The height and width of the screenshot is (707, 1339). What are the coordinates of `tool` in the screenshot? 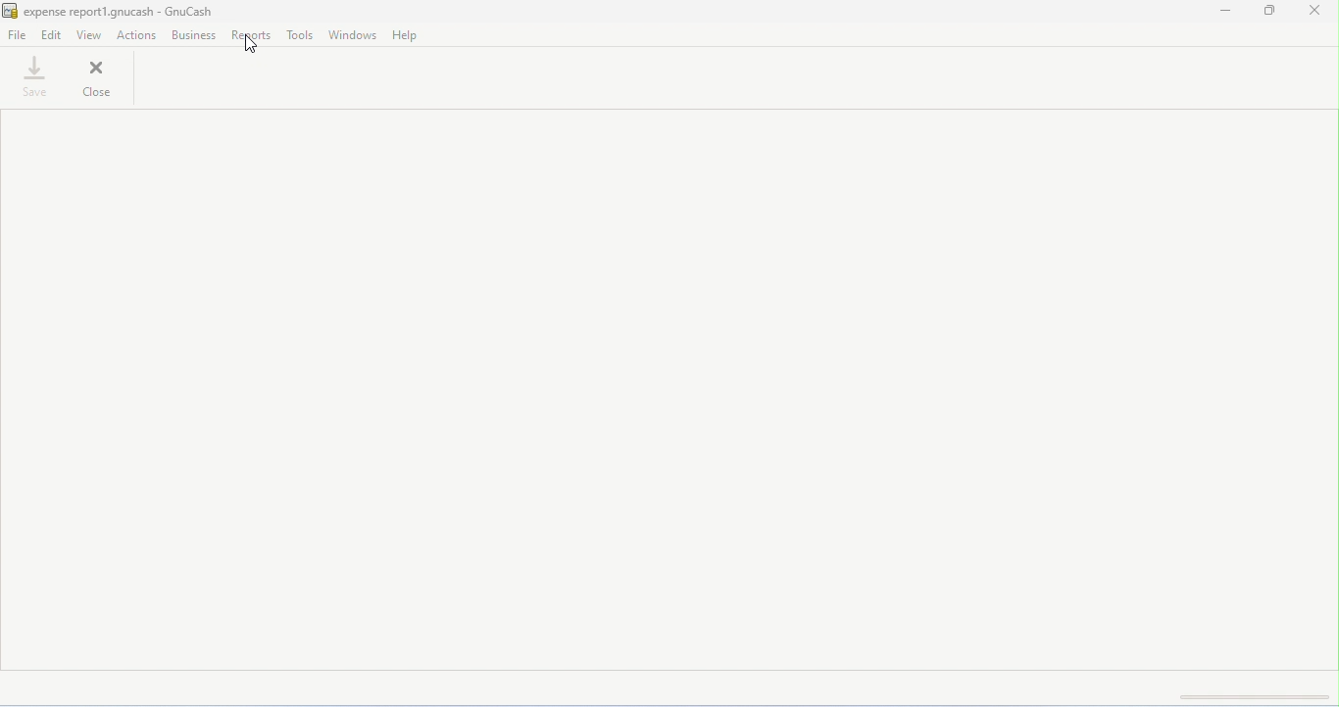 It's located at (300, 35).